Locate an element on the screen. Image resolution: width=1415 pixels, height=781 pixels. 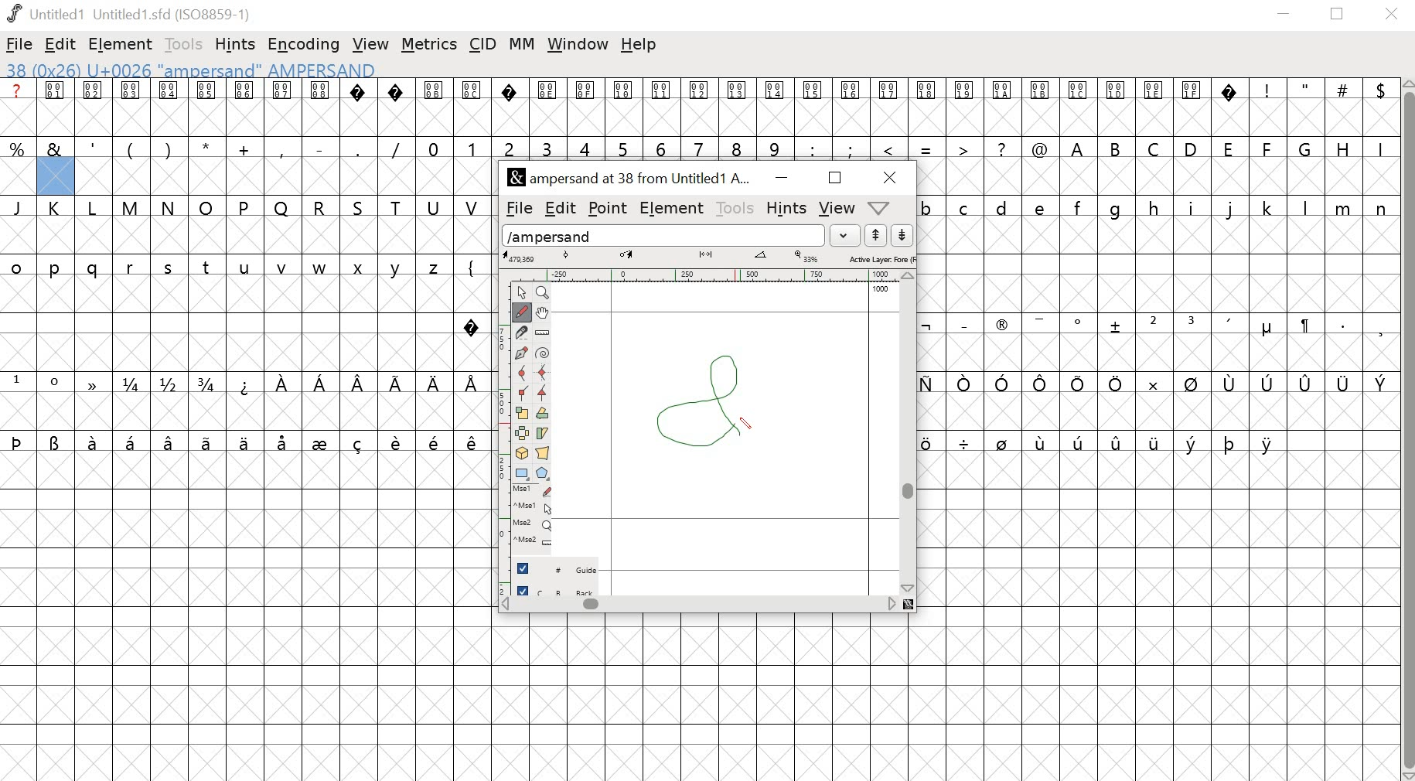
v is located at coordinates (282, 268).